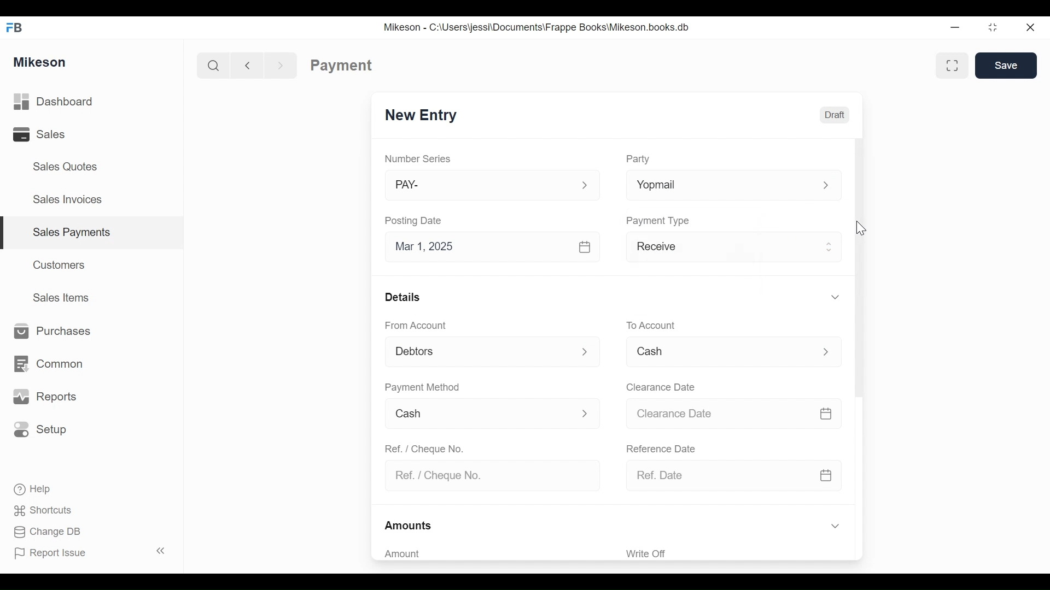  Describe the element at coordinates (739, 249) in the screenshot. I see `Receive` at that location.